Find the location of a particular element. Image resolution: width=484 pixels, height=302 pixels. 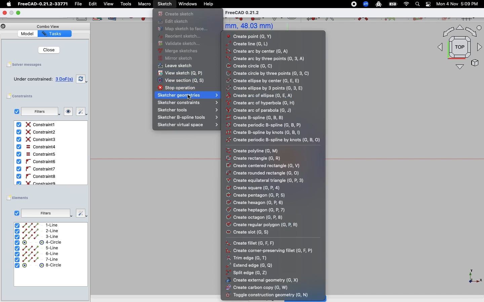

1-Line is located at coordinates (40, 225).